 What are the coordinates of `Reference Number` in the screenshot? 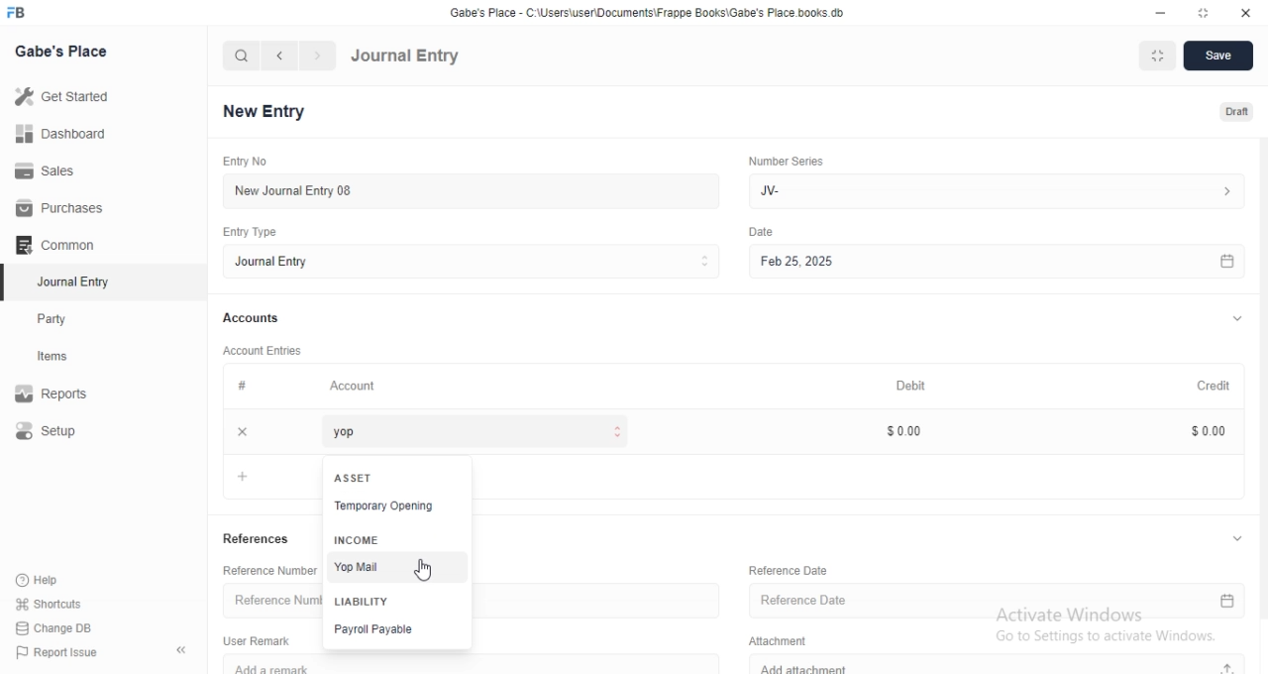 It's located at (269, 569).